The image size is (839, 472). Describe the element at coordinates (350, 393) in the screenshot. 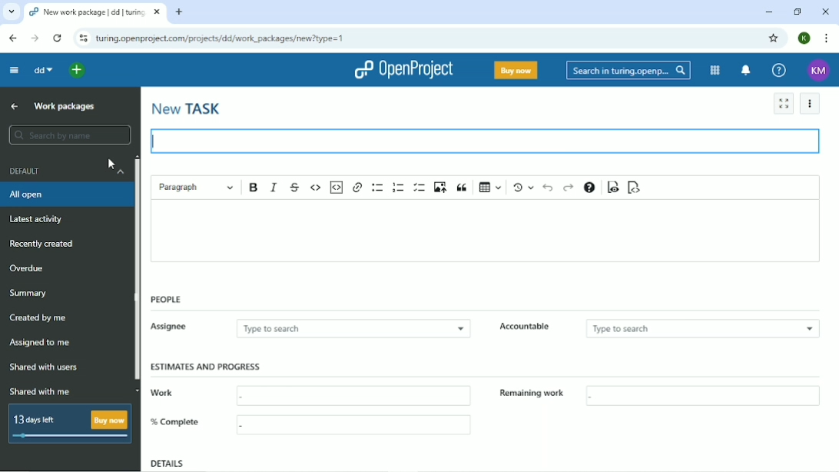

I see `box` at that location.